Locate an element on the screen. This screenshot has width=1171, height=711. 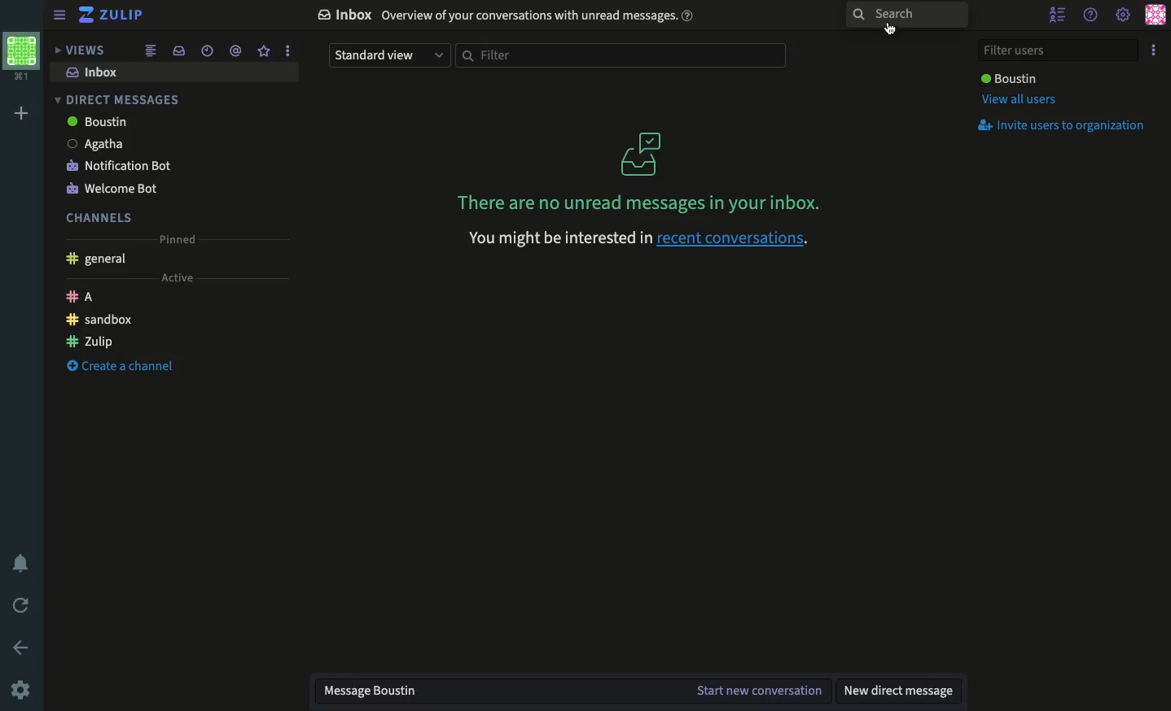
Create a channe is located at coordinates (121, 366).